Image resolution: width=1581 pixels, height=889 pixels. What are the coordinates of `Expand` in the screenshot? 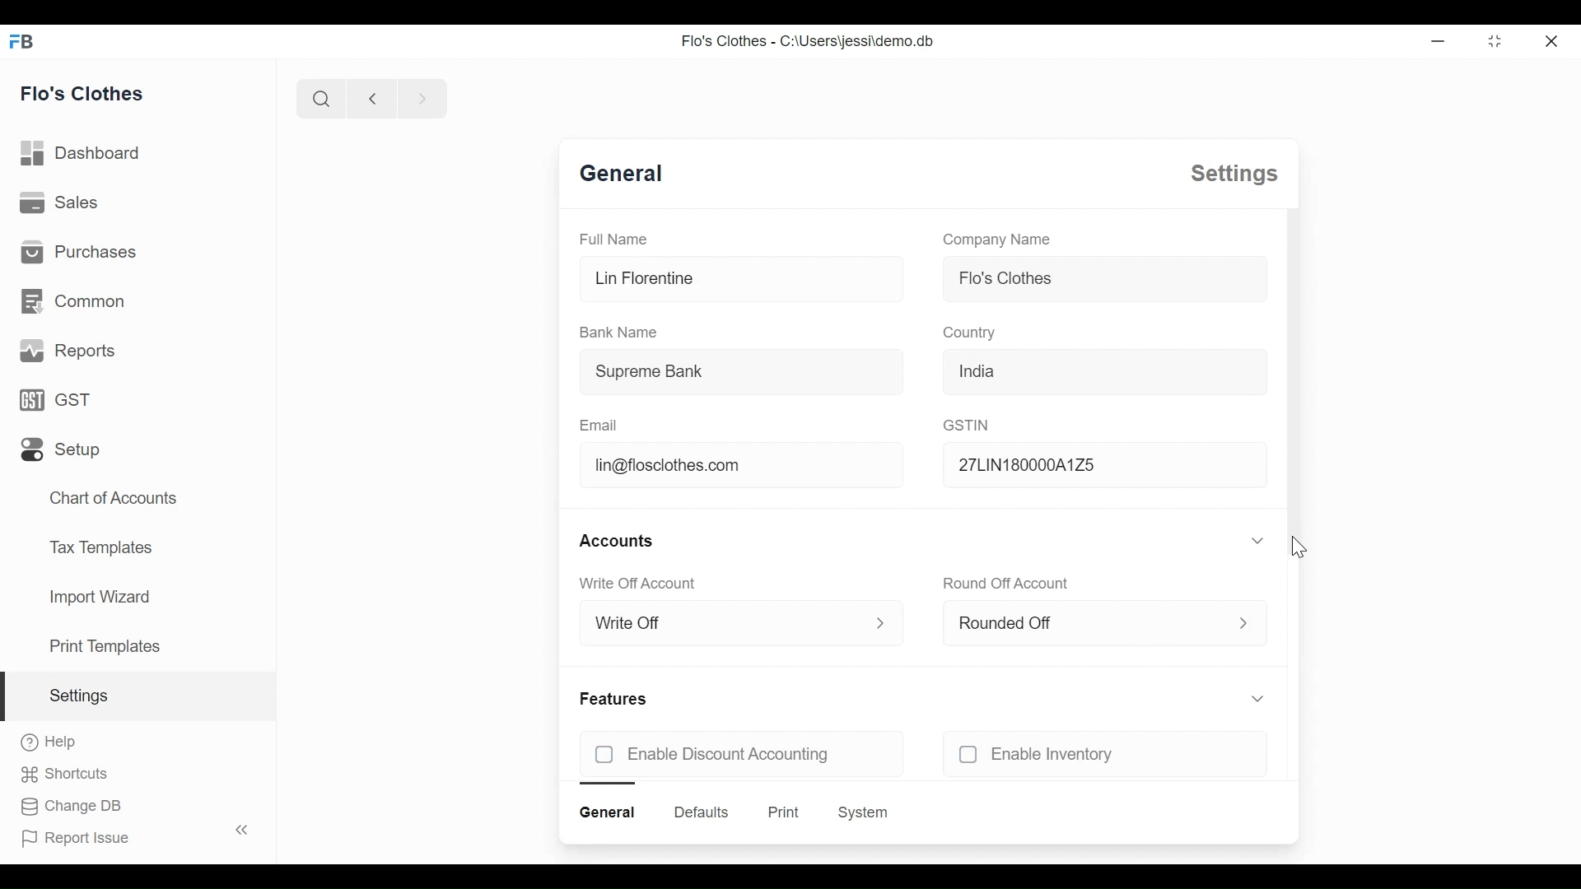 It's located at (1260, 541).